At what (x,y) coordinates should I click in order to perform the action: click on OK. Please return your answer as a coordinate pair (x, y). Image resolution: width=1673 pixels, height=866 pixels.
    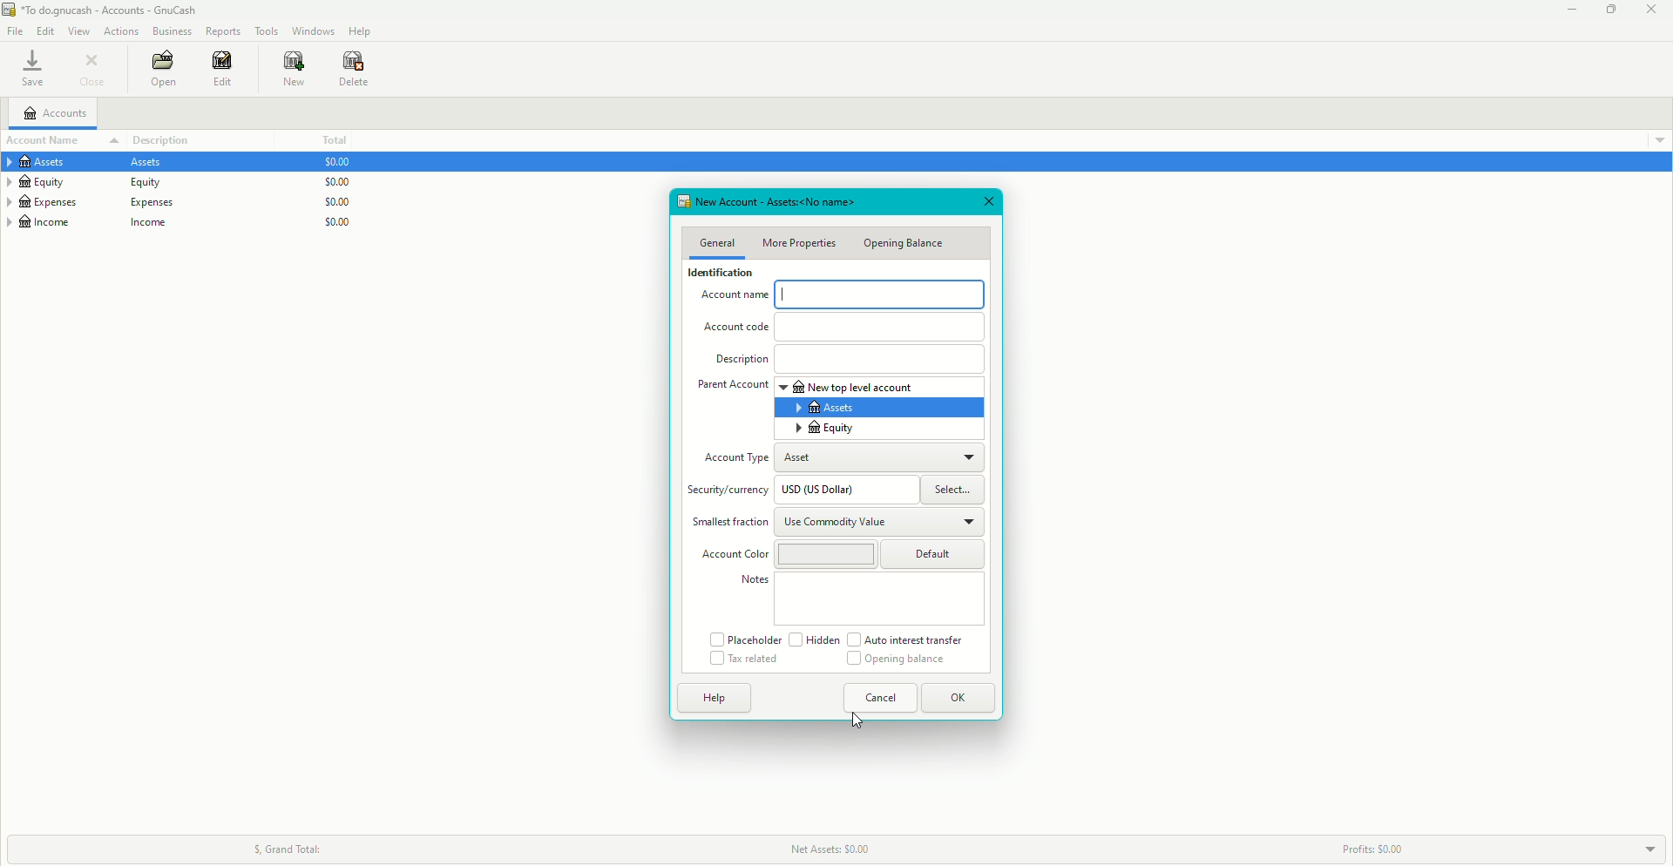
    Looking at the image, I should click on (960, 699).